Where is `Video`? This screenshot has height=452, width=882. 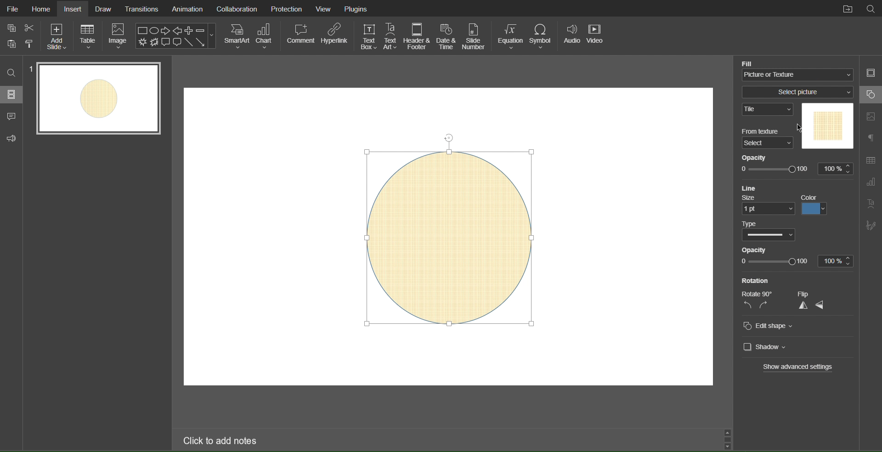
Video is located at coordinates (598, 37).